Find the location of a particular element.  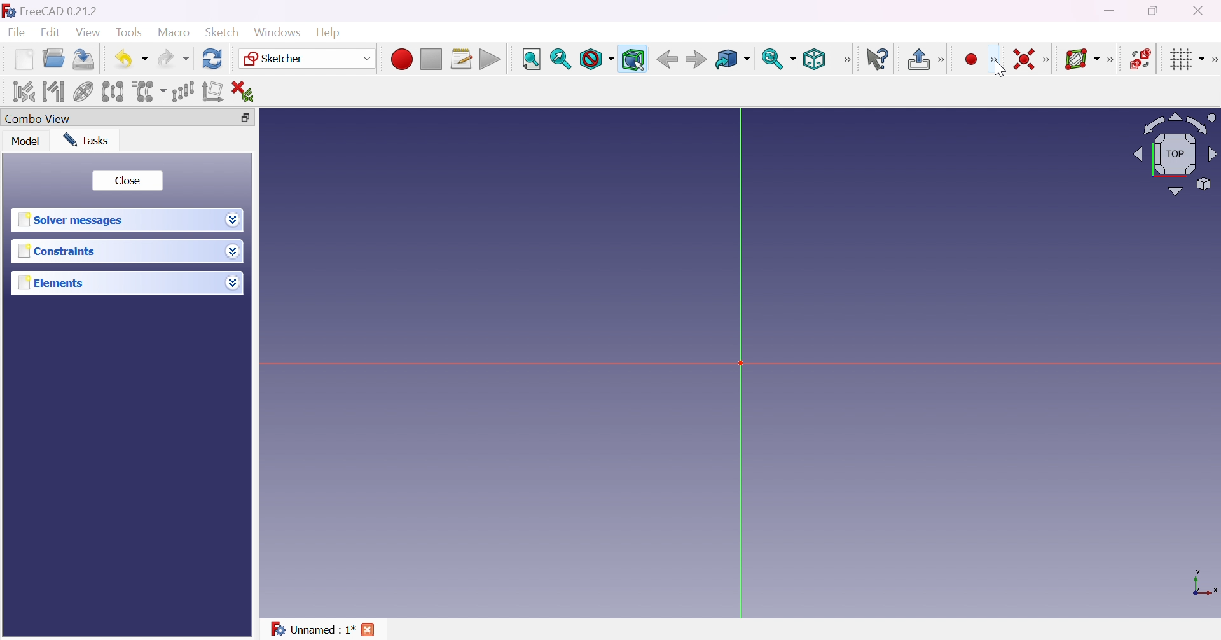

Open is located at coordinates (53, 59).